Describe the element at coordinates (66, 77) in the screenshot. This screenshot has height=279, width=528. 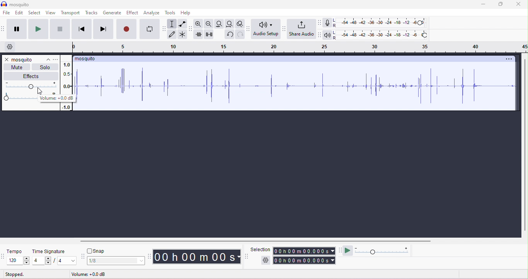
I see `amplitude` at that location.